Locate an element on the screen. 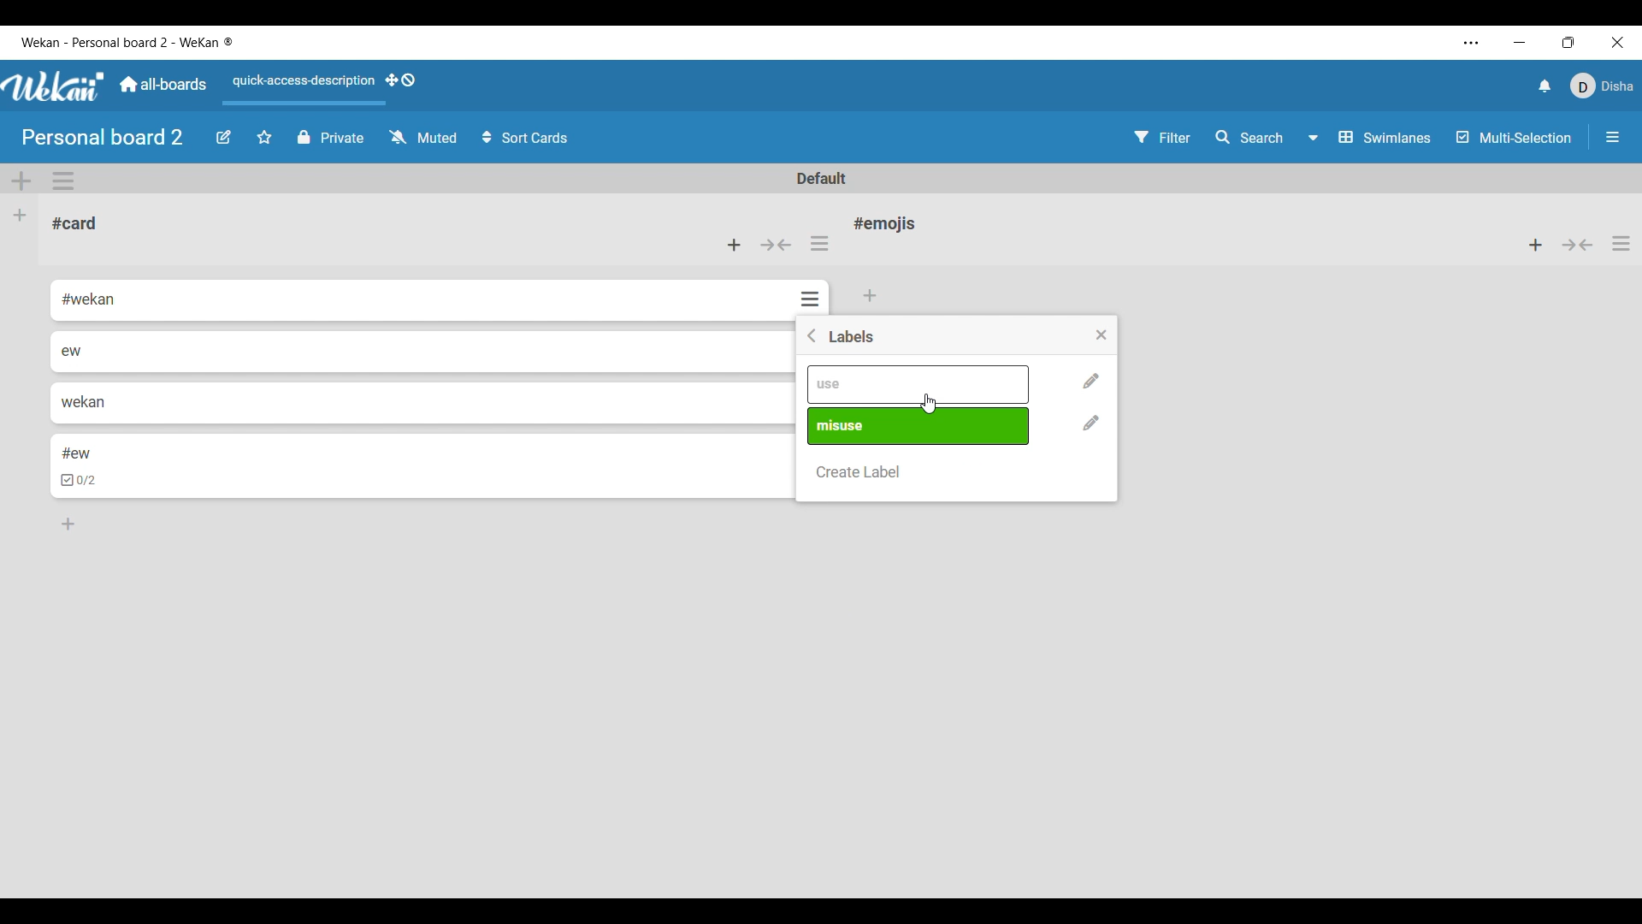  Toggle for multi-selection is located at coordinates (1515, 137).